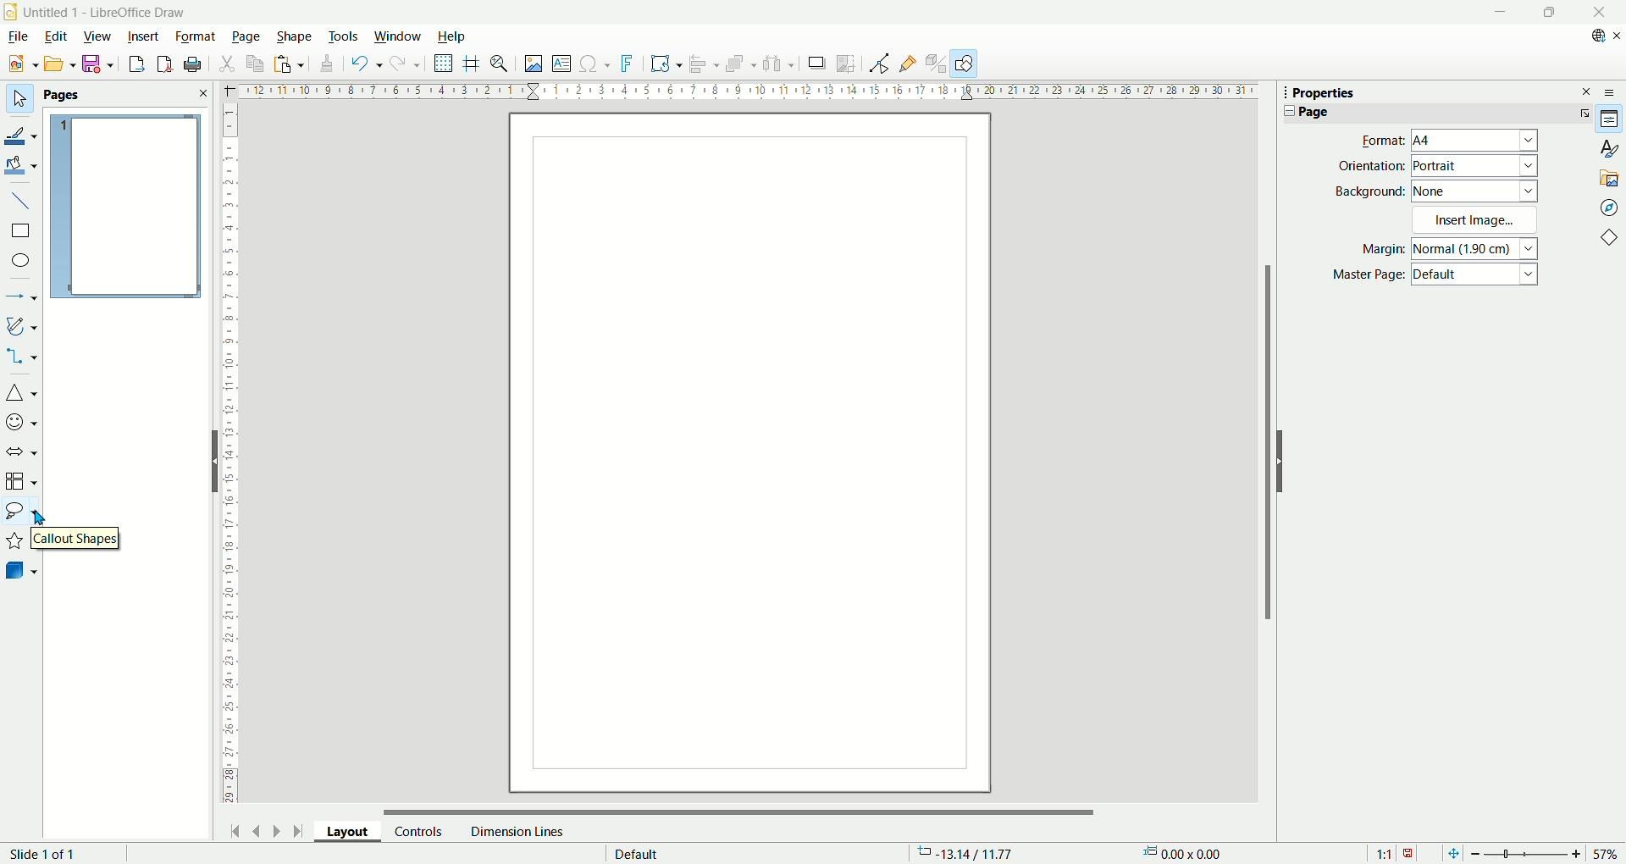  What do you see at coordinates (1599, 13) in the screenshot?
I see `Close` at bounding box center [1599, 13].